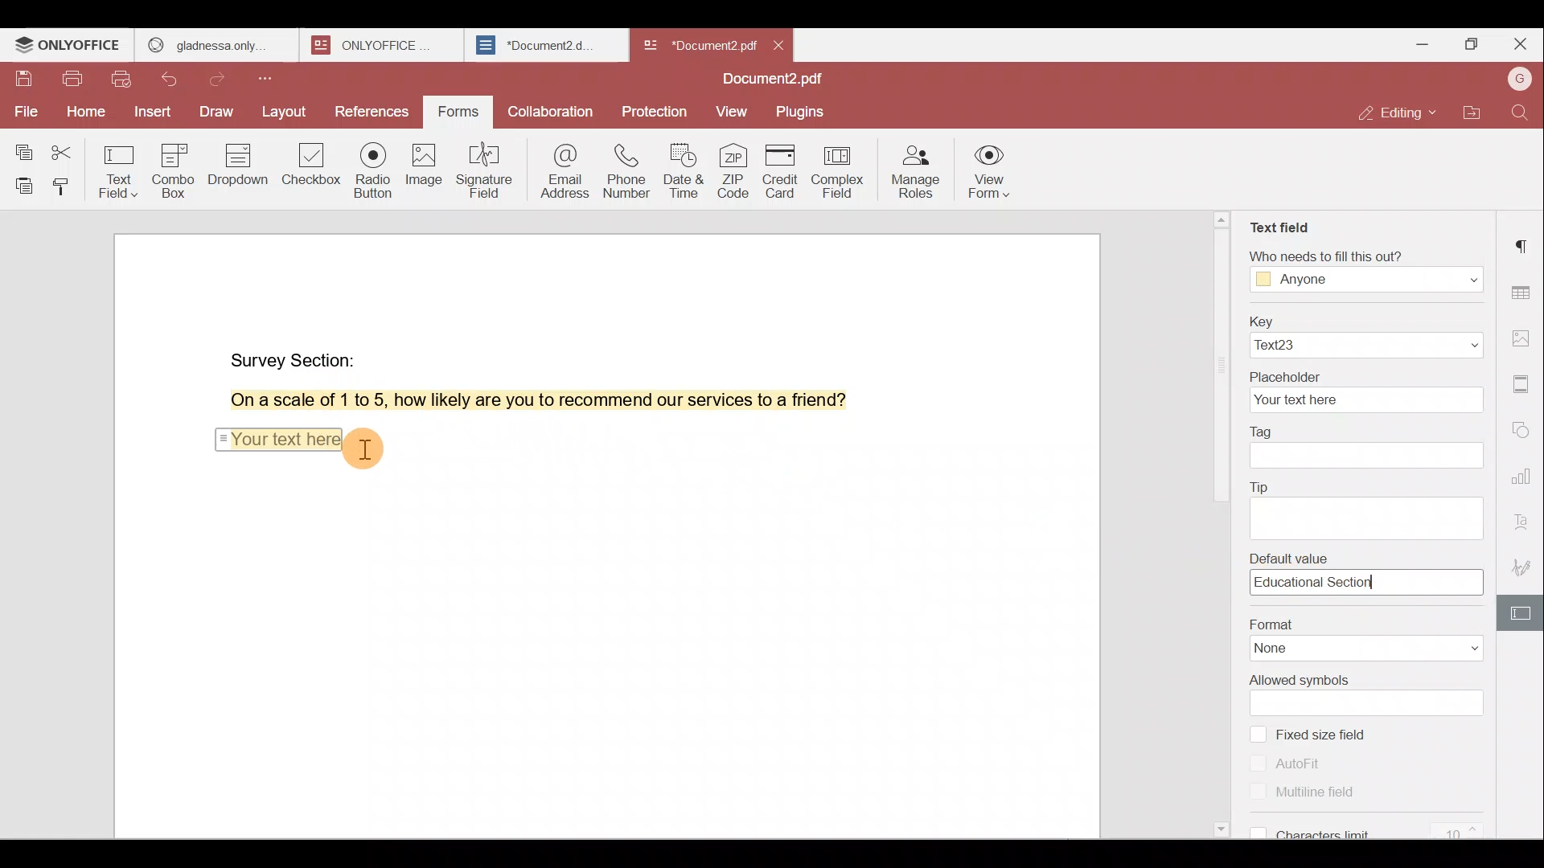 The width and height of the screenshot is (1544, 868). What do you see at coordinates (460, 113) in the screenshot?
I see `Forms` at bounding box center [460, 113].